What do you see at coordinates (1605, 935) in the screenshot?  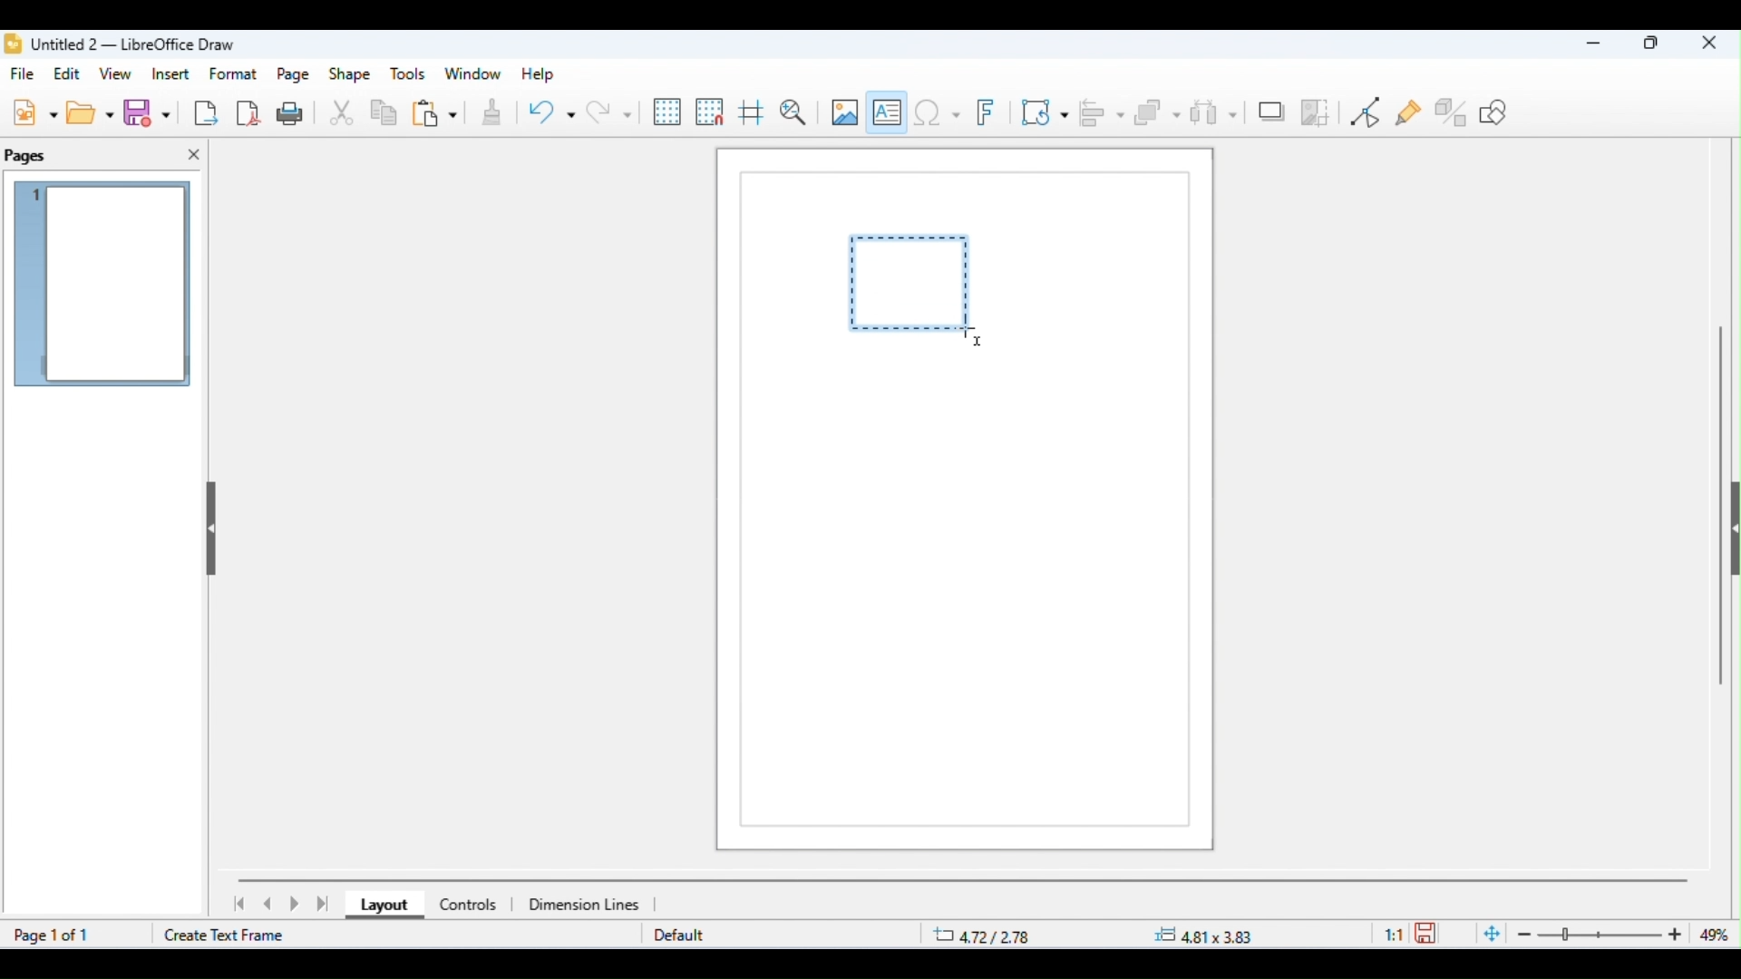 I see `zoom` at bounding box center [1605, 935].